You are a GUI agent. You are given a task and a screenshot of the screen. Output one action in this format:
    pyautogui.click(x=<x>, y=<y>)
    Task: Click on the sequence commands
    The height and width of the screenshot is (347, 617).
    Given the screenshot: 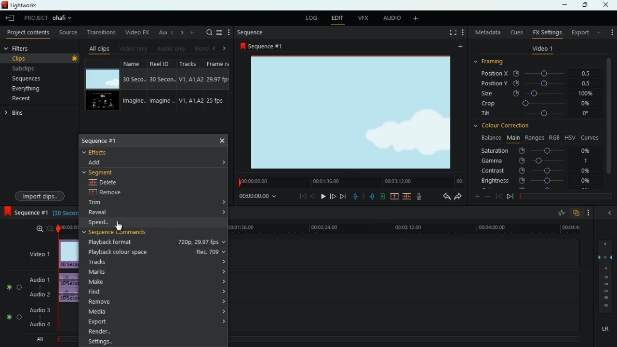 What is the action you would take?
    pyautogui.click(x=121, y=232)
    